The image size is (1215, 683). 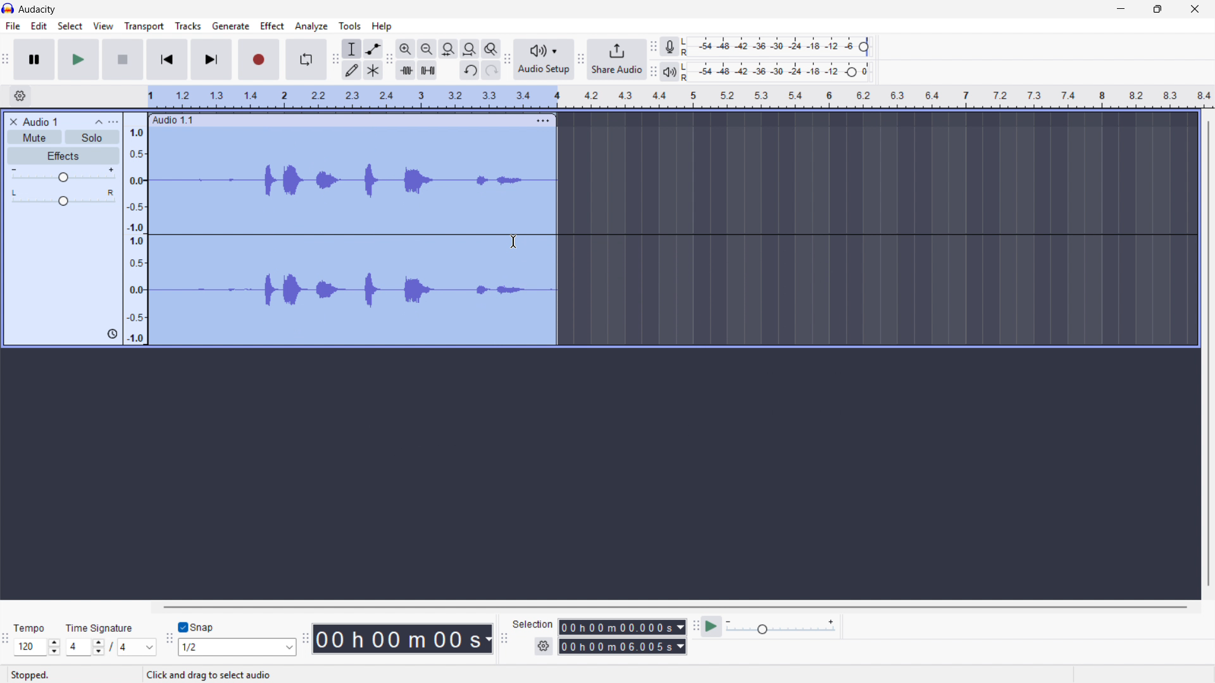 I want to click on Playback metre toolbar, so click(x=653, y=71).